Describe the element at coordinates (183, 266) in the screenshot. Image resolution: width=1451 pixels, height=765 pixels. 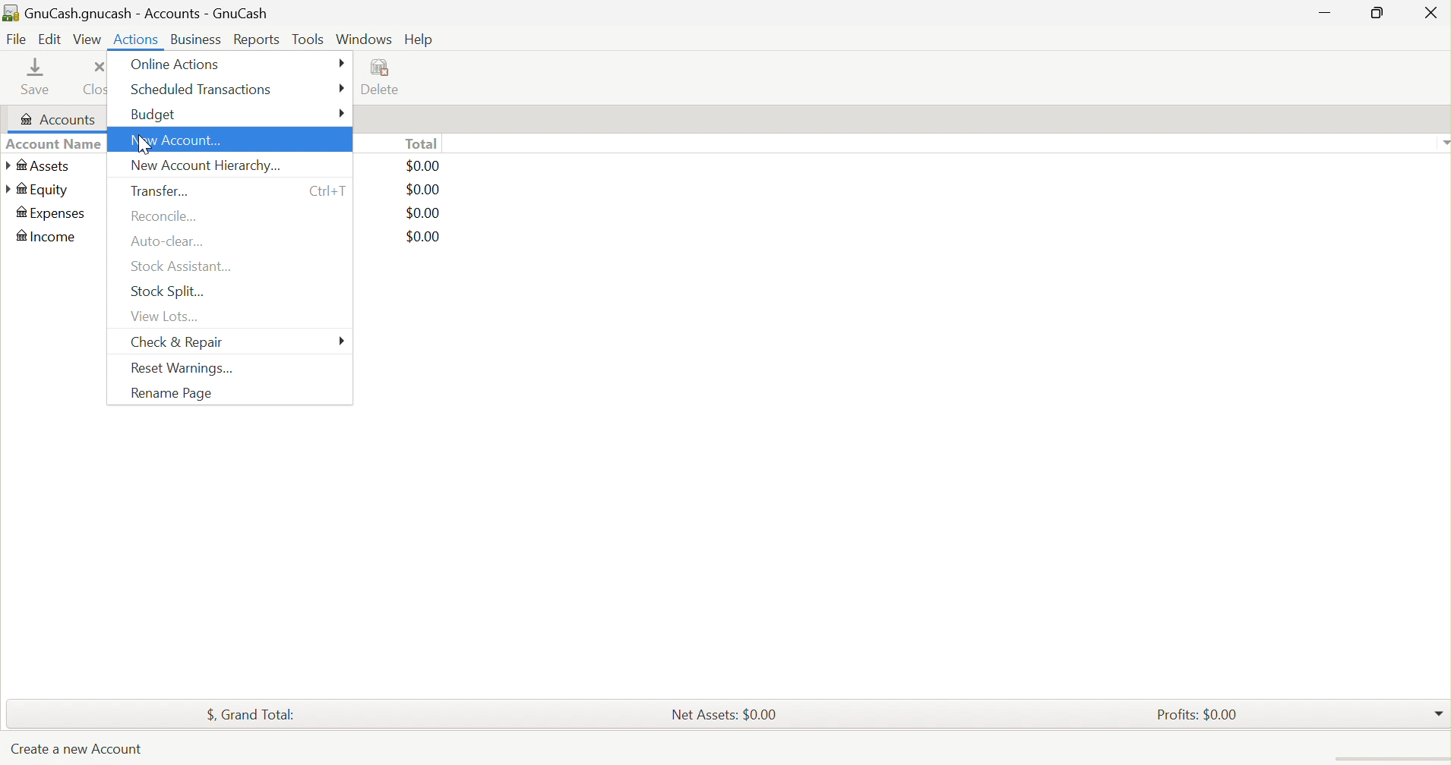
I see `Stock Assistant...` at that location.